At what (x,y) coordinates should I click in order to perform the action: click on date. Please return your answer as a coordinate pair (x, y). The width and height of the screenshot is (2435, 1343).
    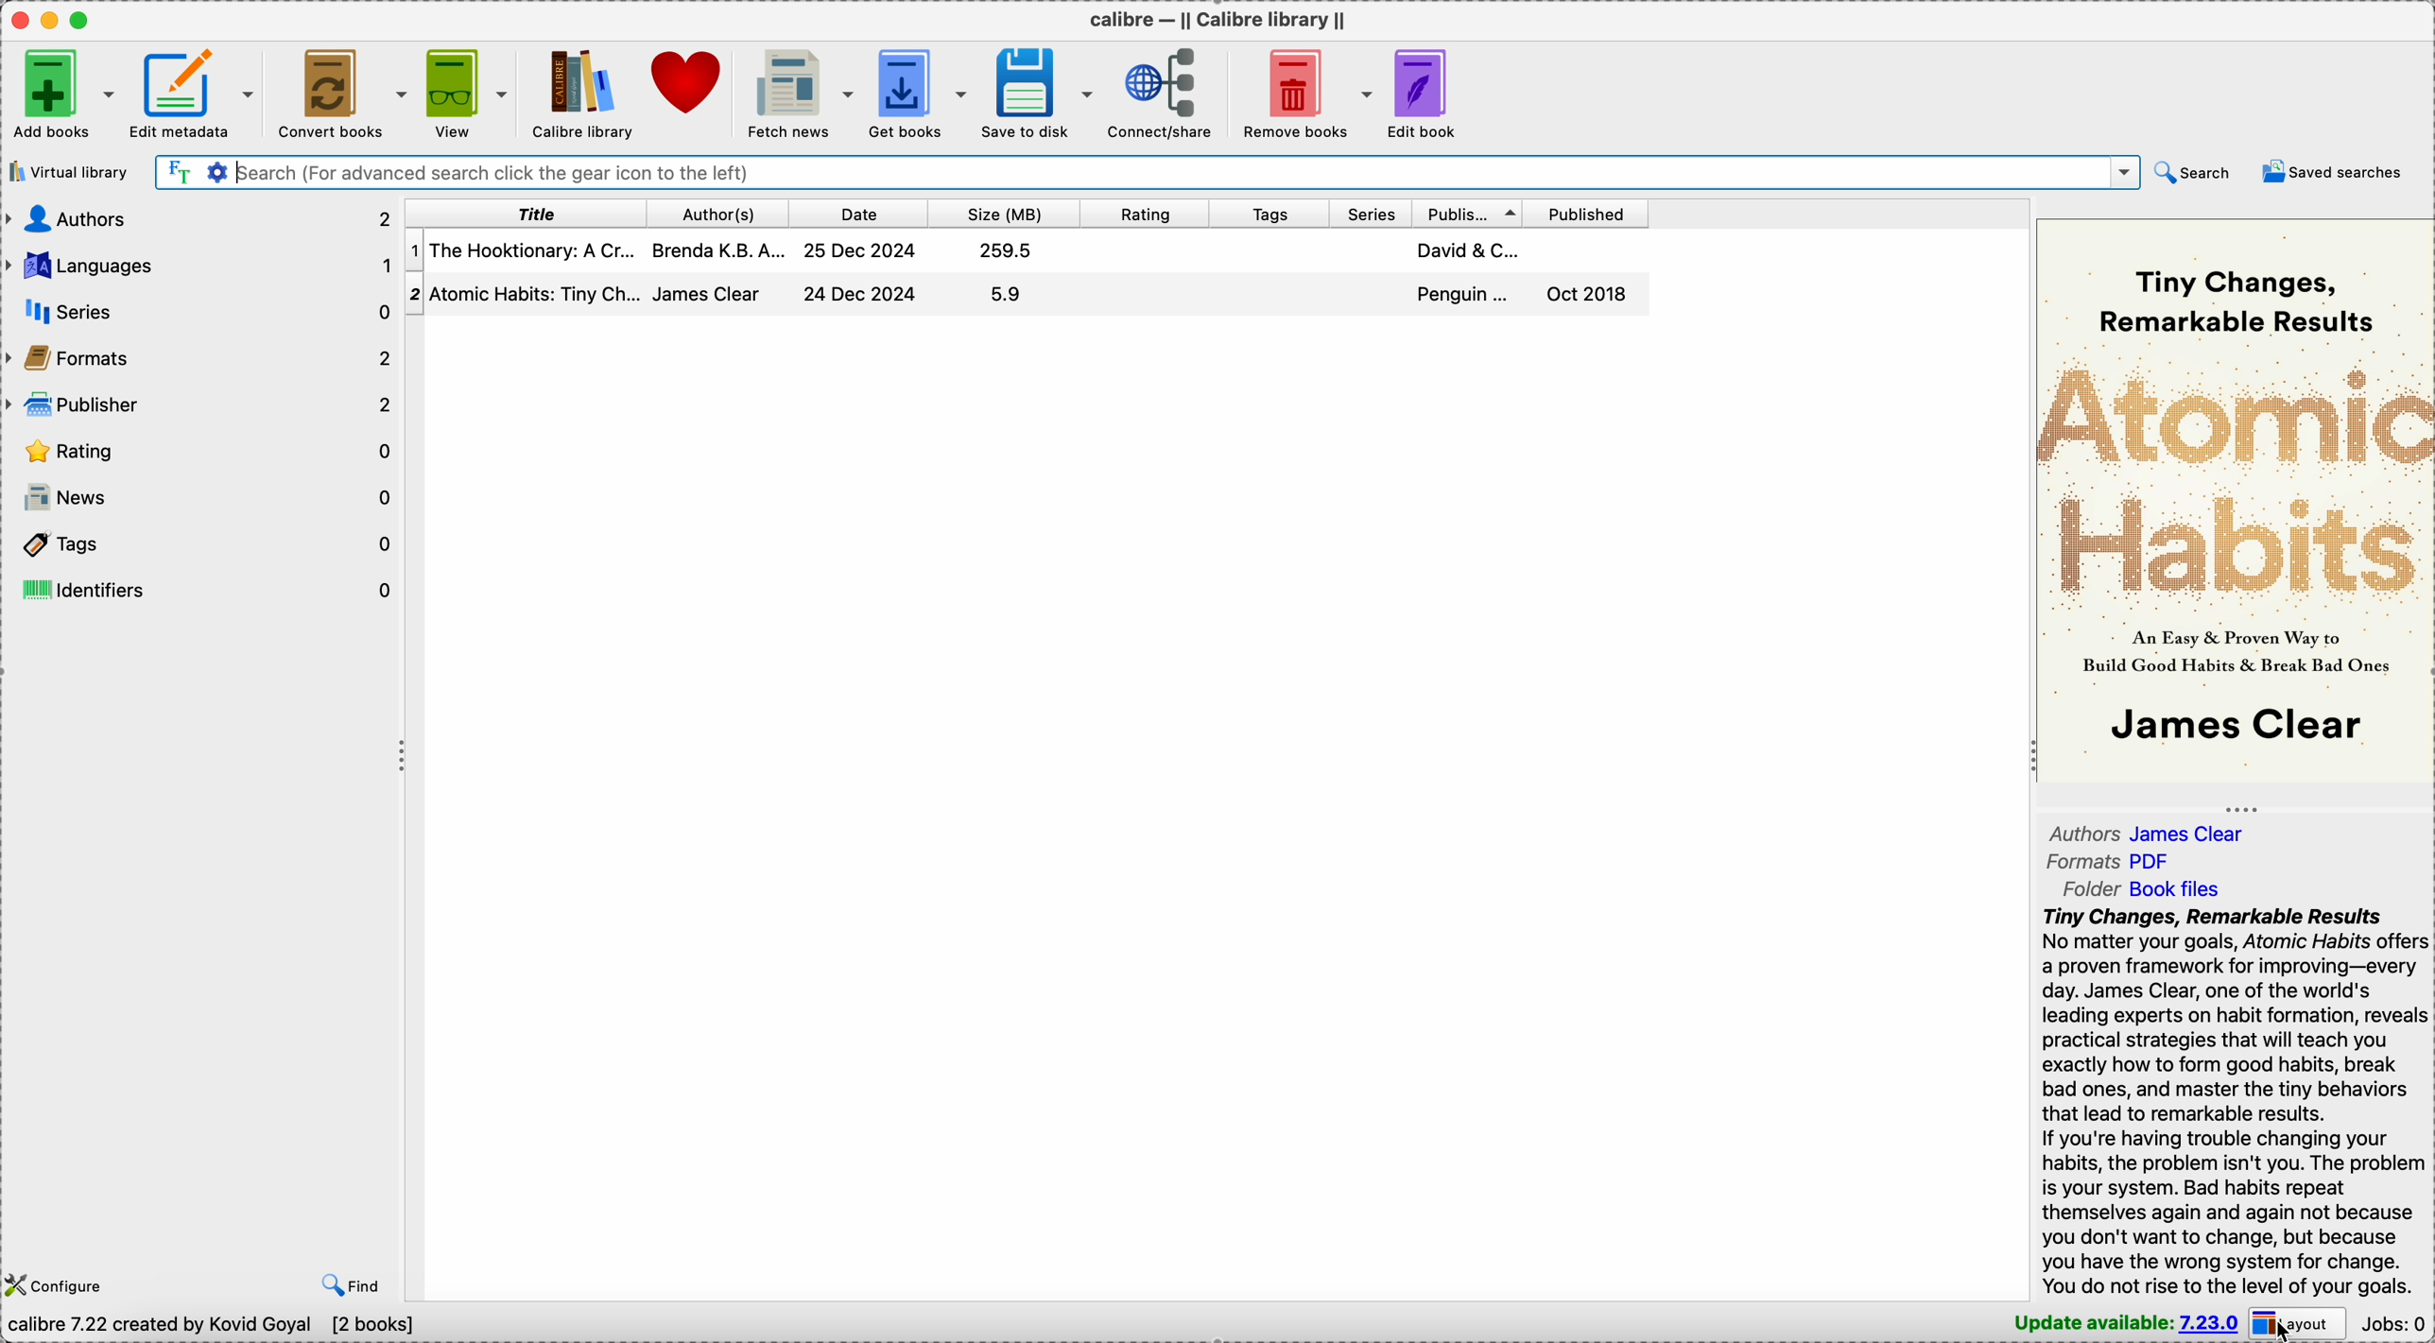
    Looking at the image, I should click on (860, 214).